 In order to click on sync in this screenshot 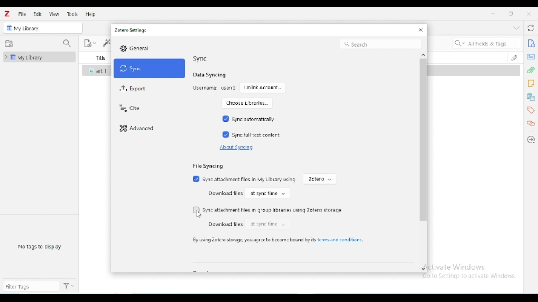, I will do `click(150, 68)`.